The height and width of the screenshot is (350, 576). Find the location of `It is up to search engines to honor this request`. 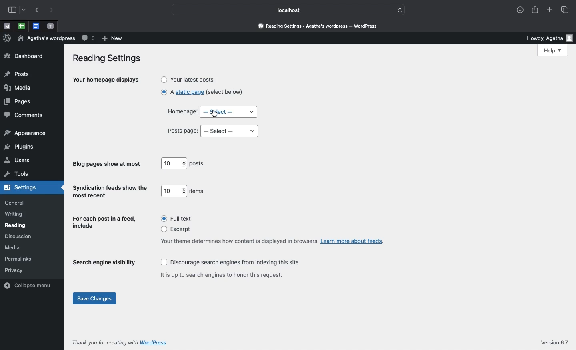

It is up to search engines to honor this request is located at coordinates (224, 274).